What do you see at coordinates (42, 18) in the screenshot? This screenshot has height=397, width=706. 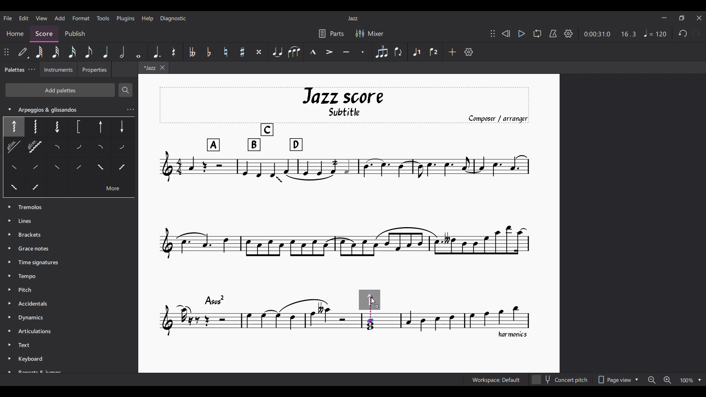 I see `View menu` at bounding box center [42, 18].